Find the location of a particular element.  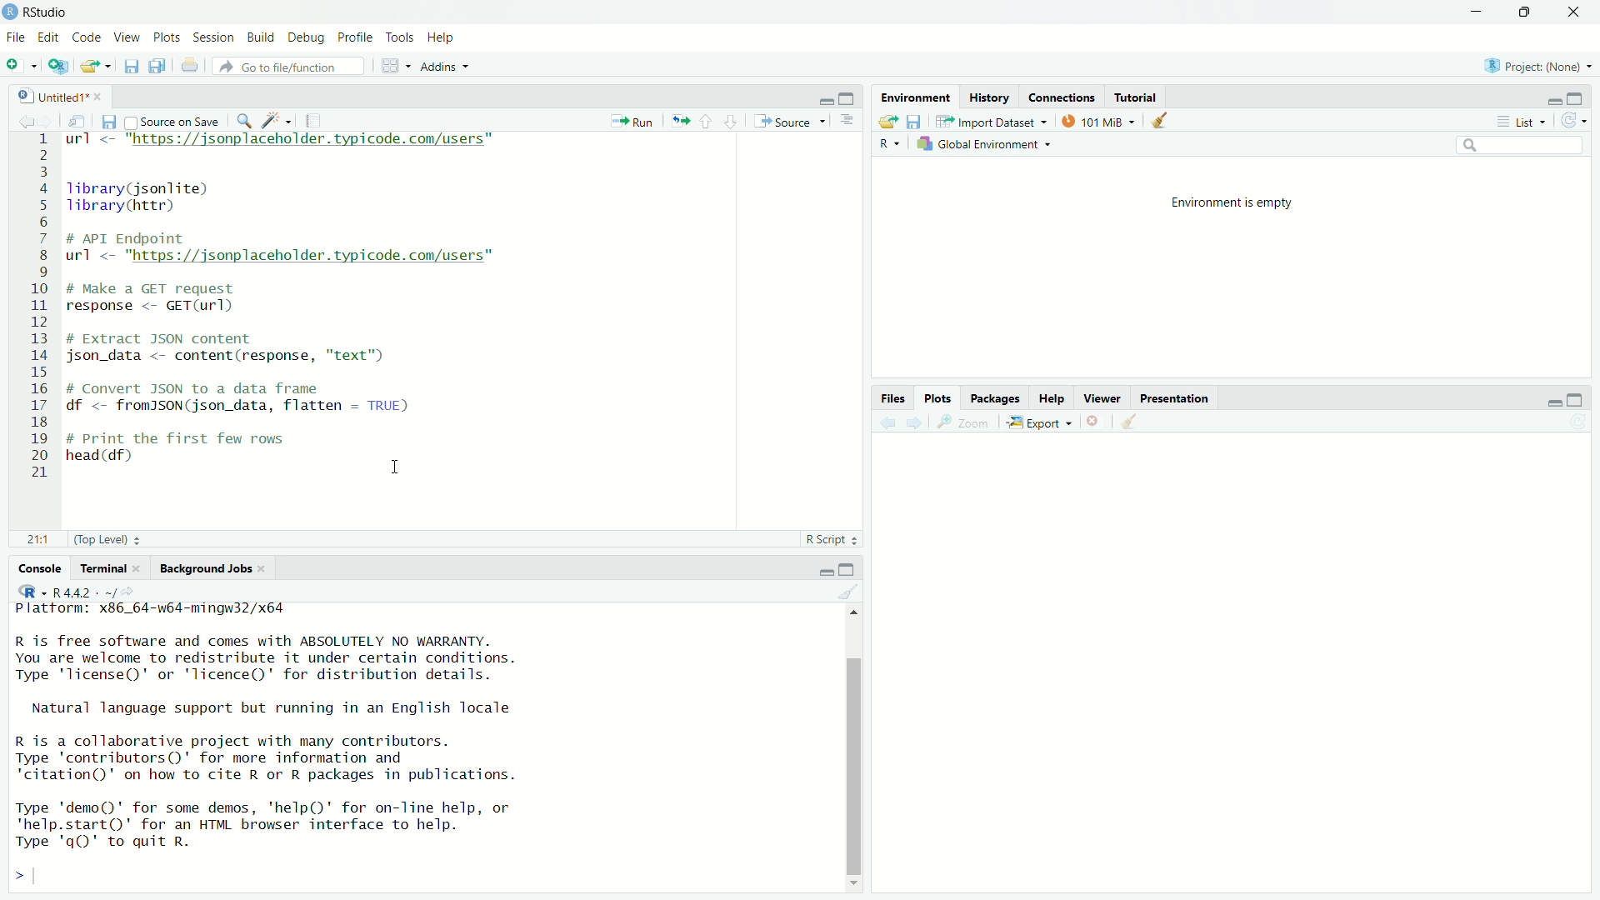

Maximize is located at coordinates (1576, 401).